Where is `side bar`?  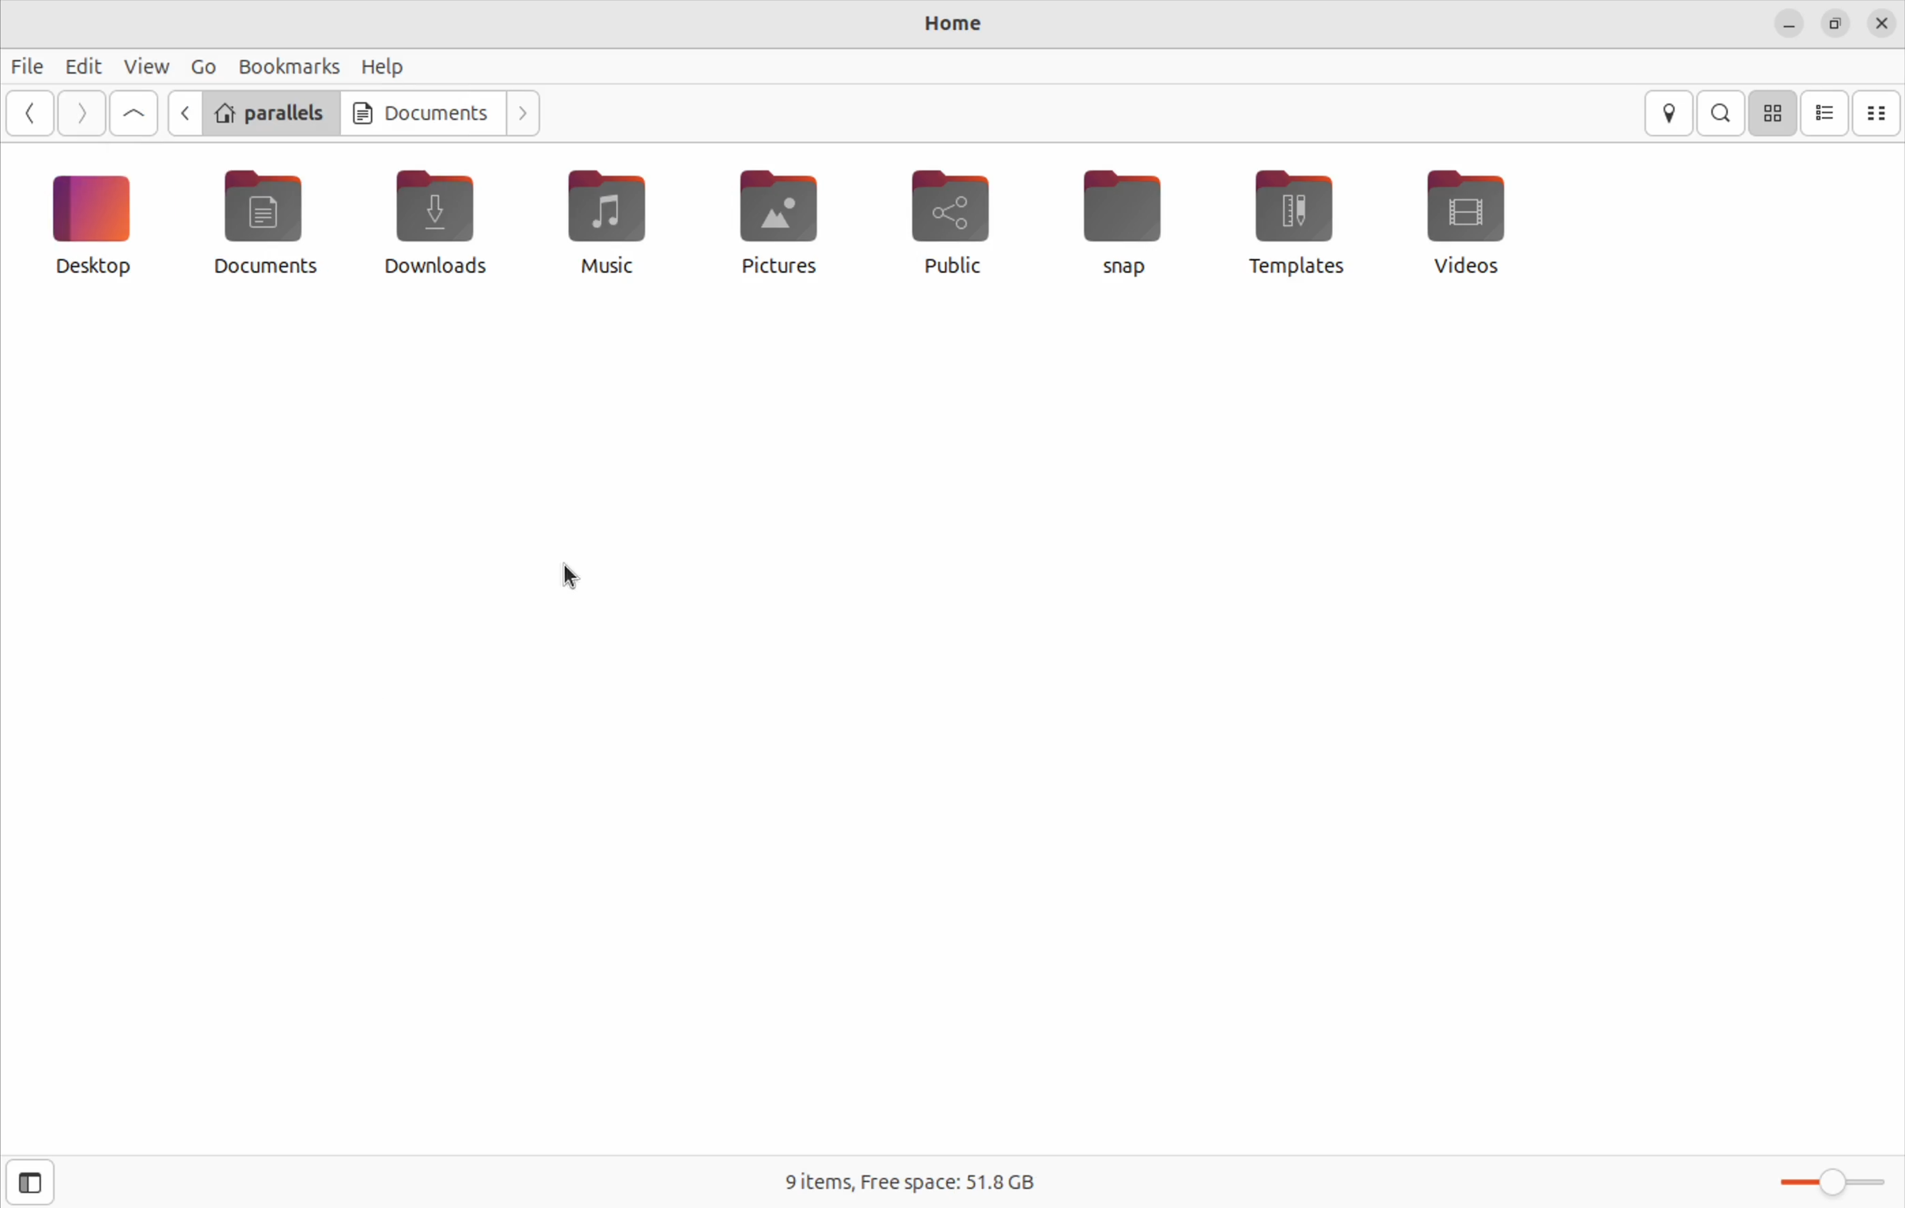 side bar is located at coordinates (26, 1183).